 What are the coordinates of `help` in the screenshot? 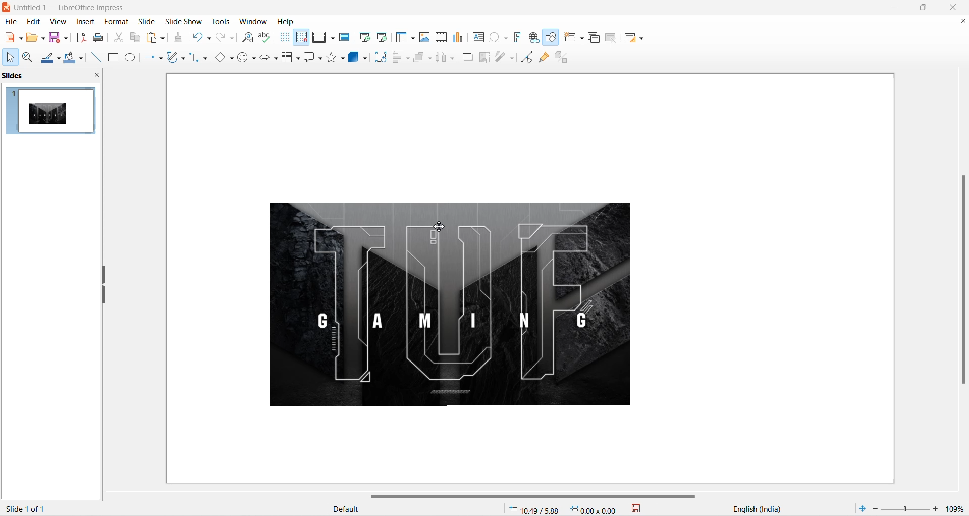 It's located at (286, 21).